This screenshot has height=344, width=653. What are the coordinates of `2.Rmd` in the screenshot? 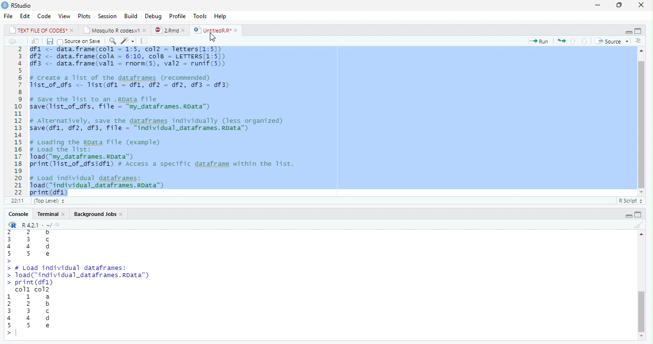 It's located at (170, 30).